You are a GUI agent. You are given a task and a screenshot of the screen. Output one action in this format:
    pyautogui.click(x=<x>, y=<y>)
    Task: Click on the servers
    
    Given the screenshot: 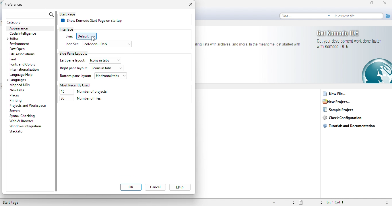 What is the action you would take?
    pyautogui.click(x=17, y=111)
    